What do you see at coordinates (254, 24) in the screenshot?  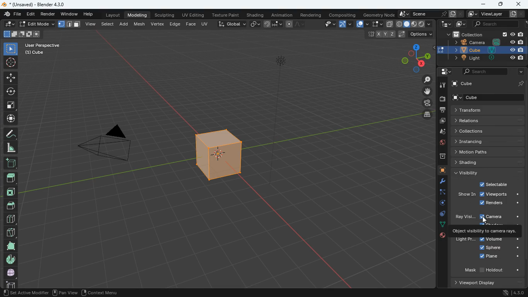 I see `link` at bounding box center [254, 24].